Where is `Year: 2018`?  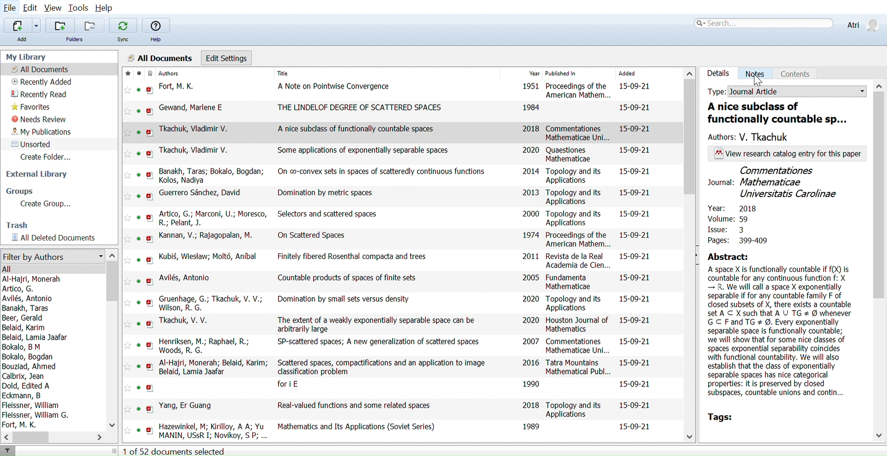 Year: 2018 is located at coordinates (731, 208).